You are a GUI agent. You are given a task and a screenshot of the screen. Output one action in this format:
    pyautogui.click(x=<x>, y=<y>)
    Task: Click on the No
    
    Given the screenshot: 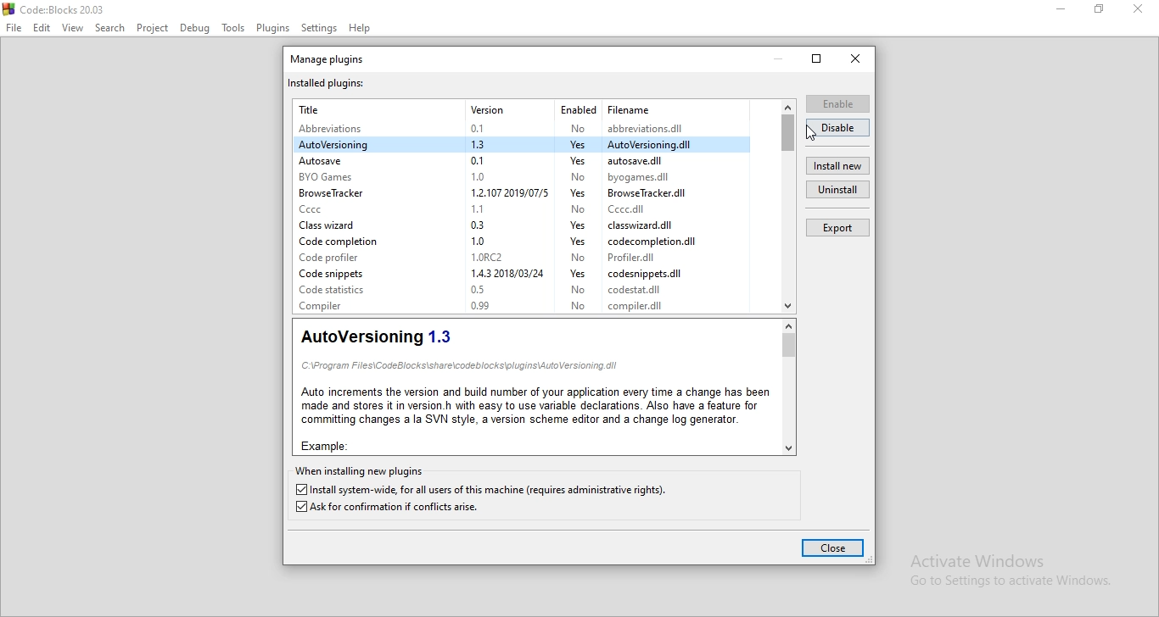 What is the action you would take?
    pyautogui.click(x=578, y=210)
    